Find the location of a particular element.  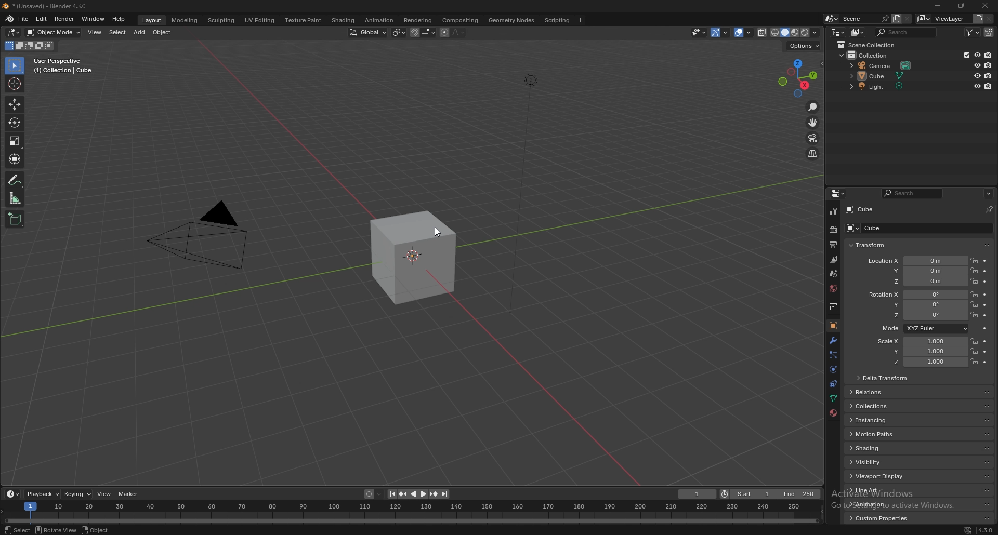

editor type is located at coordinates (13, 32).